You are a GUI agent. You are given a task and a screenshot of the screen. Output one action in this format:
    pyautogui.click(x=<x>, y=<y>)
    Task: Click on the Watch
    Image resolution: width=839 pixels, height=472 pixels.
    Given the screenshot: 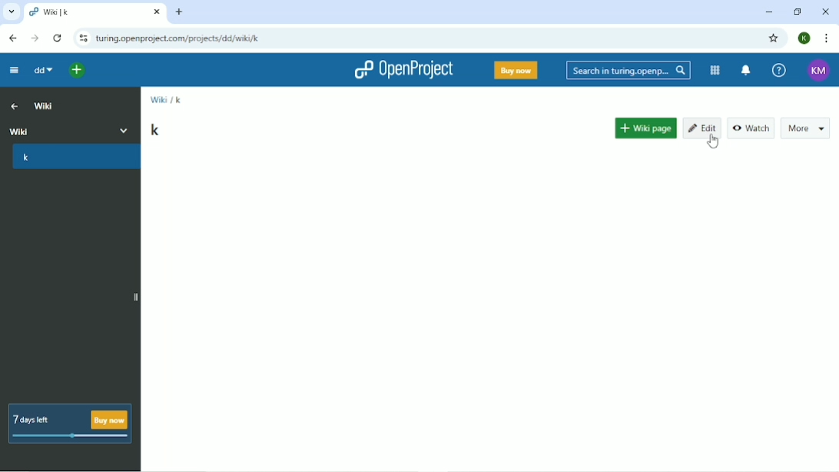 What is the action you would take?
    pyautogui.click(x=751, y=125)
    